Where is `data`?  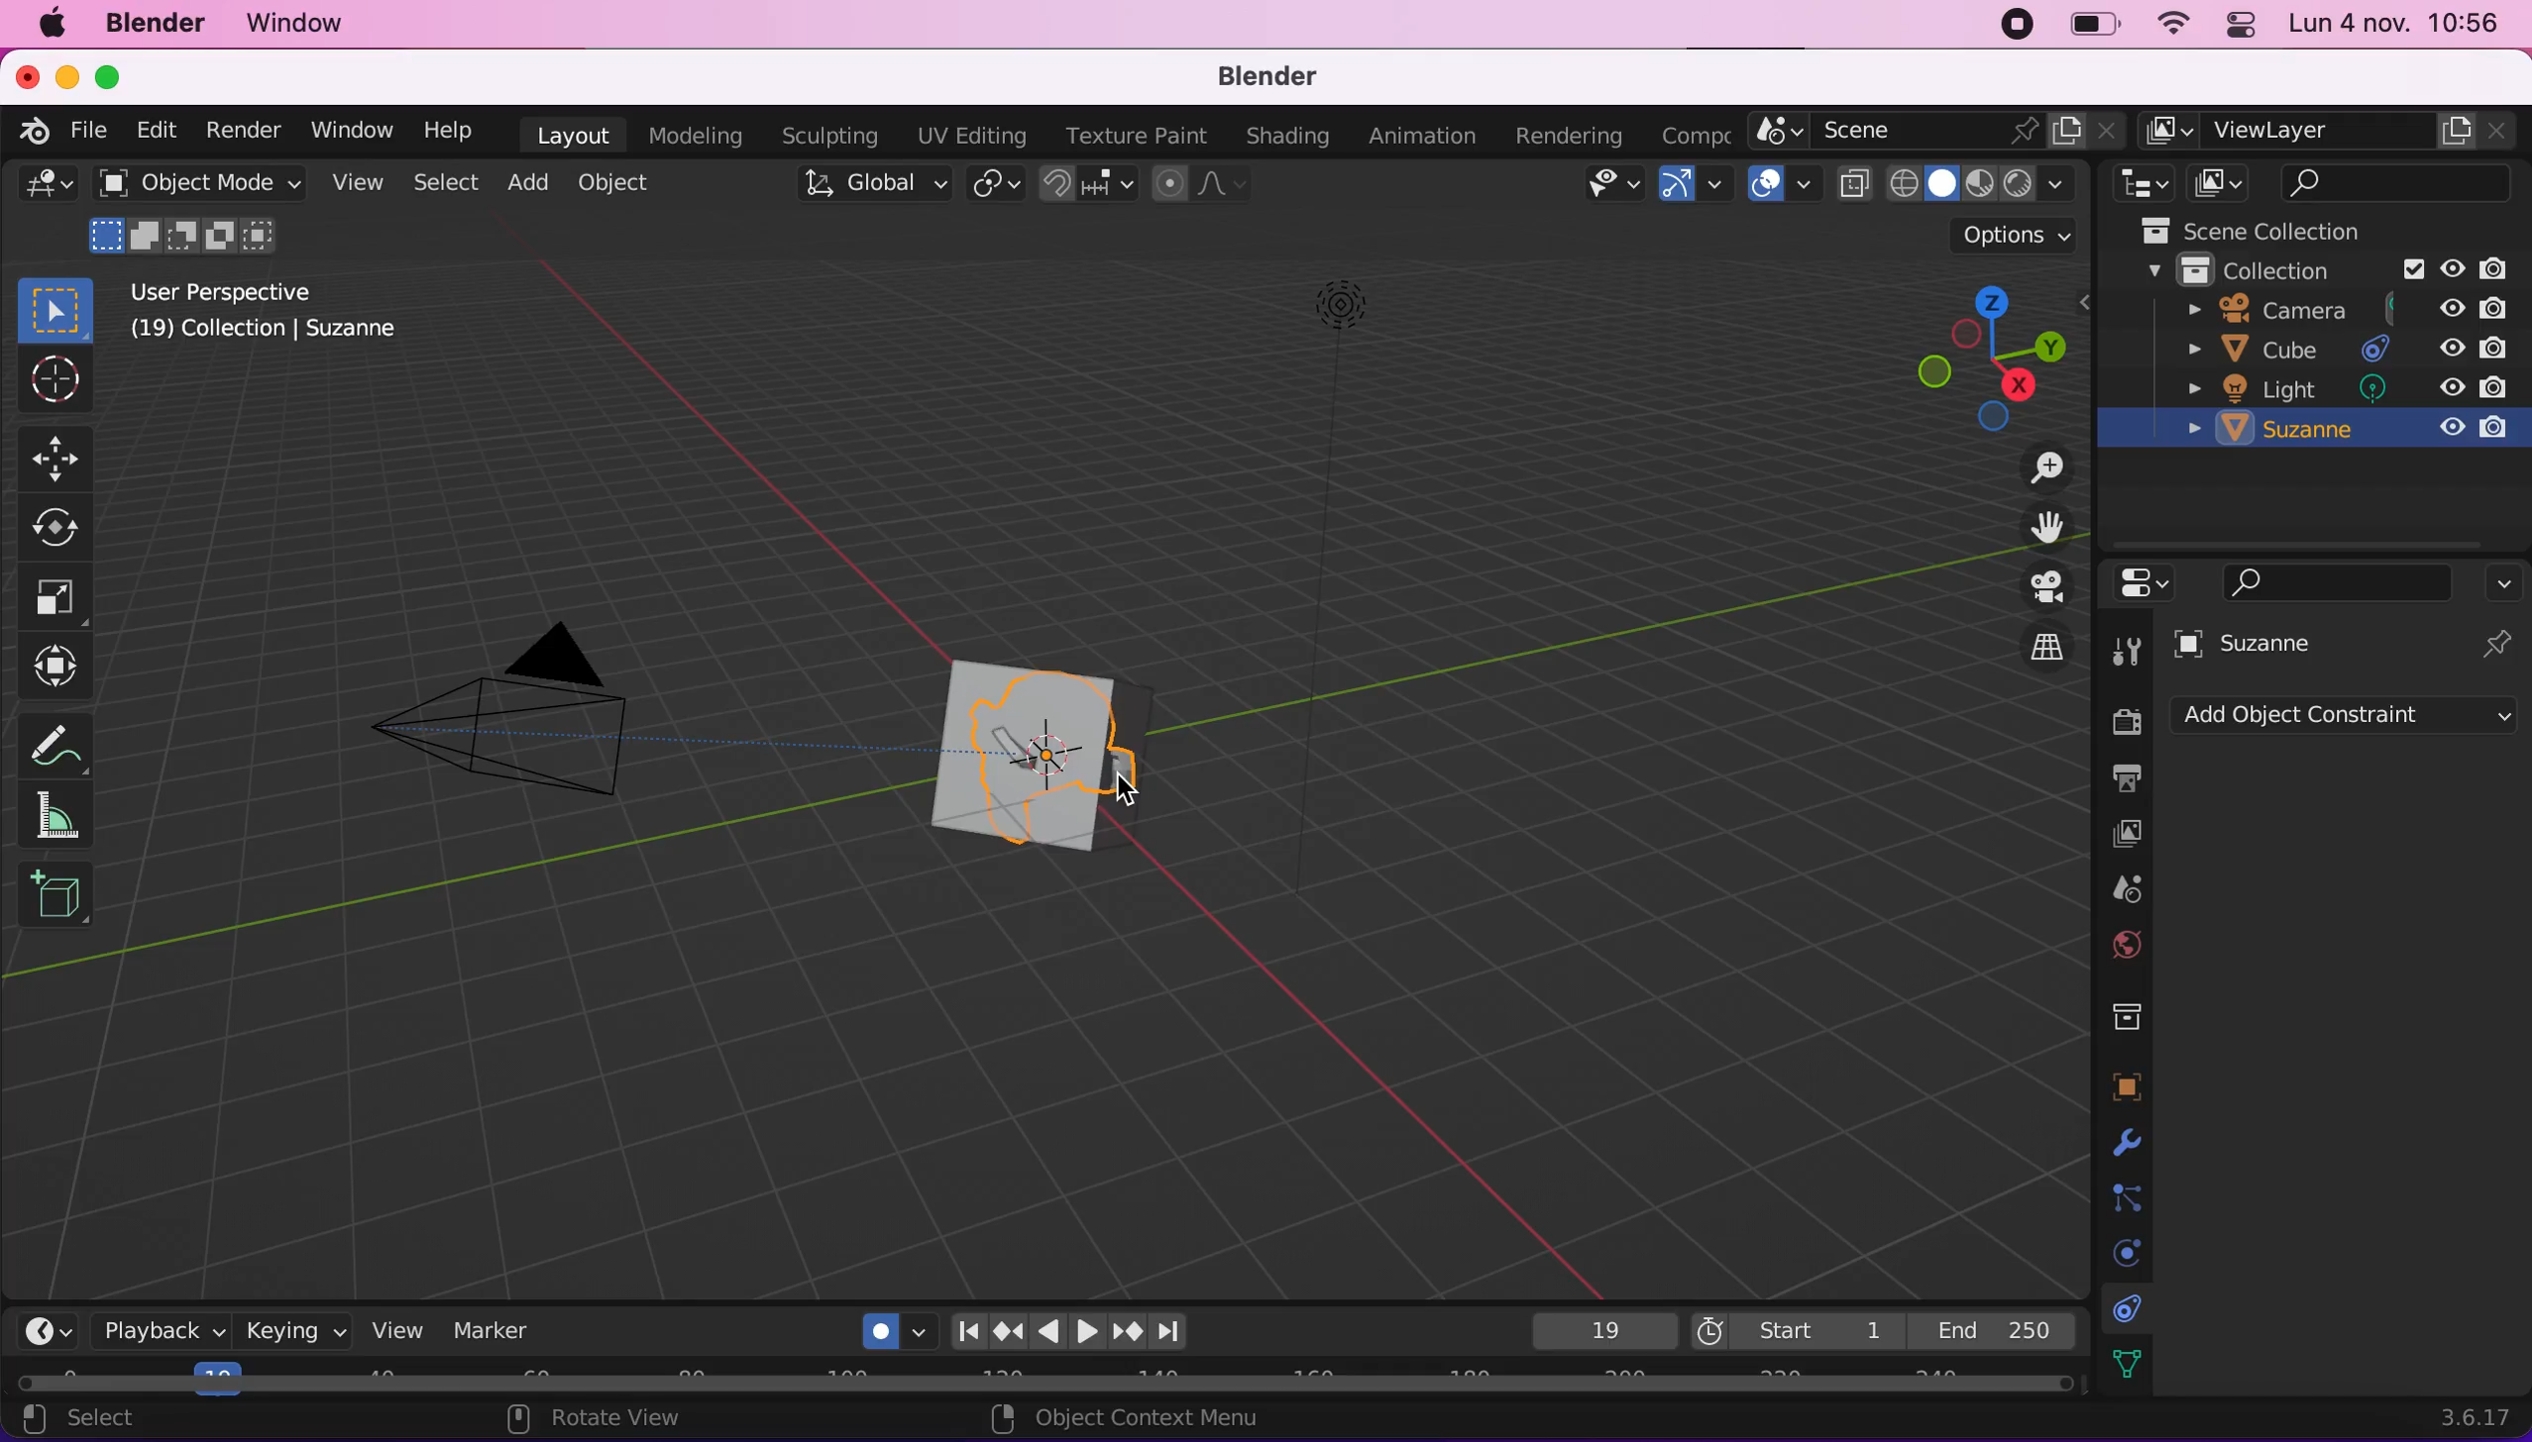 data is located at coordinates (2127, 1361).